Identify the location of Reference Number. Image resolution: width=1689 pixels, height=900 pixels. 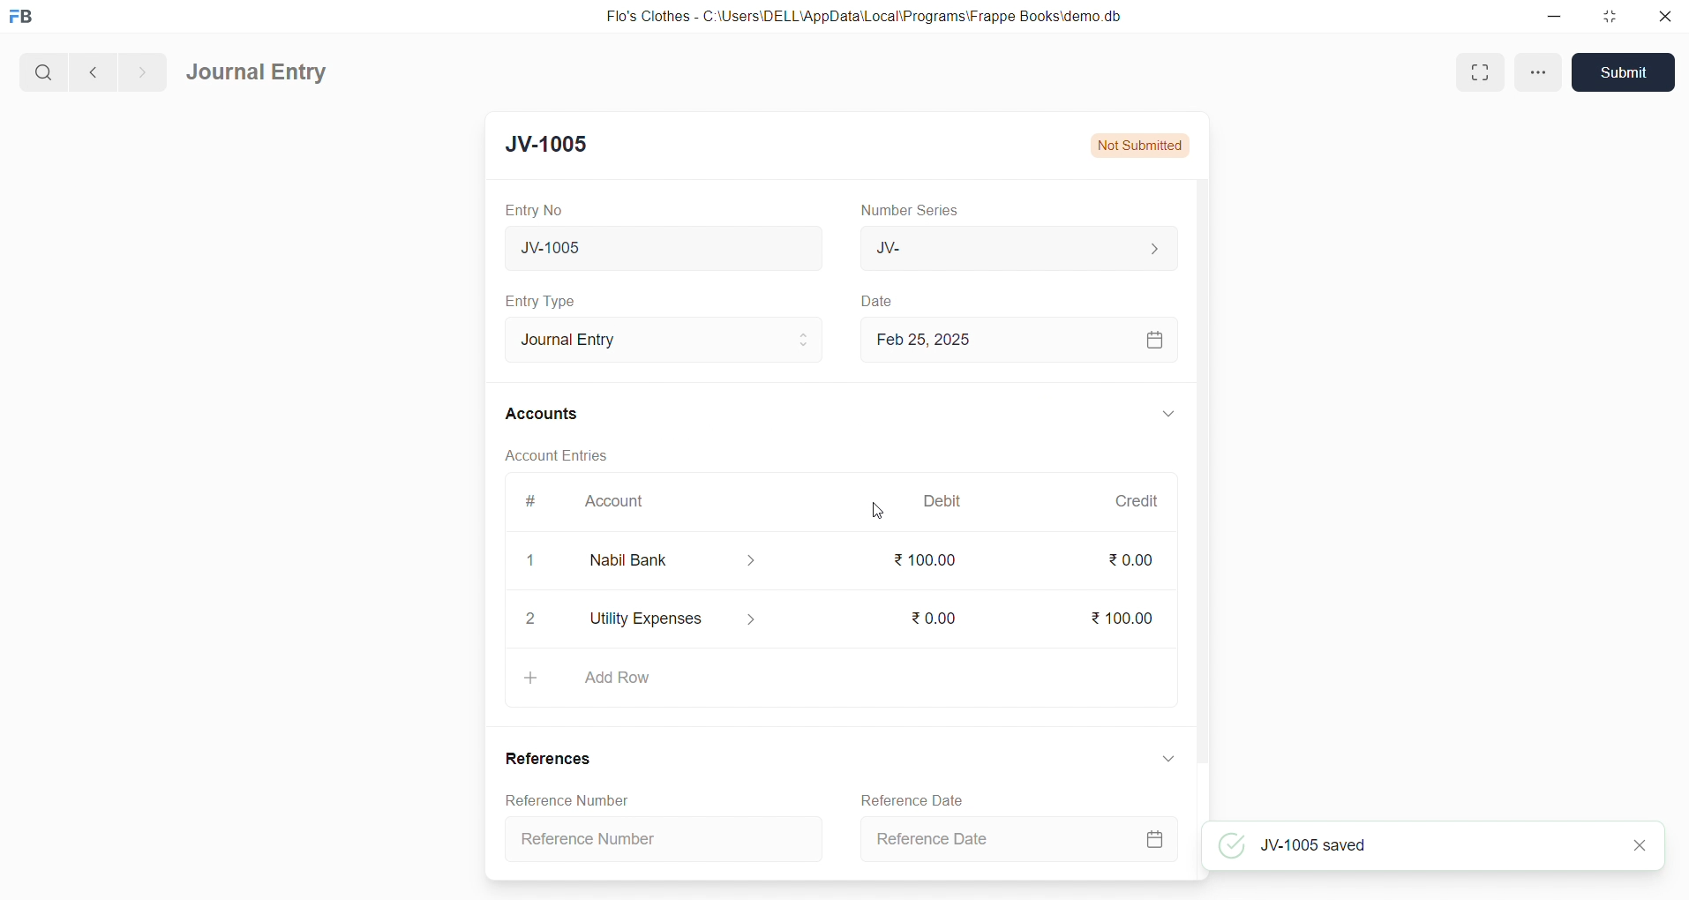
(561, 799).